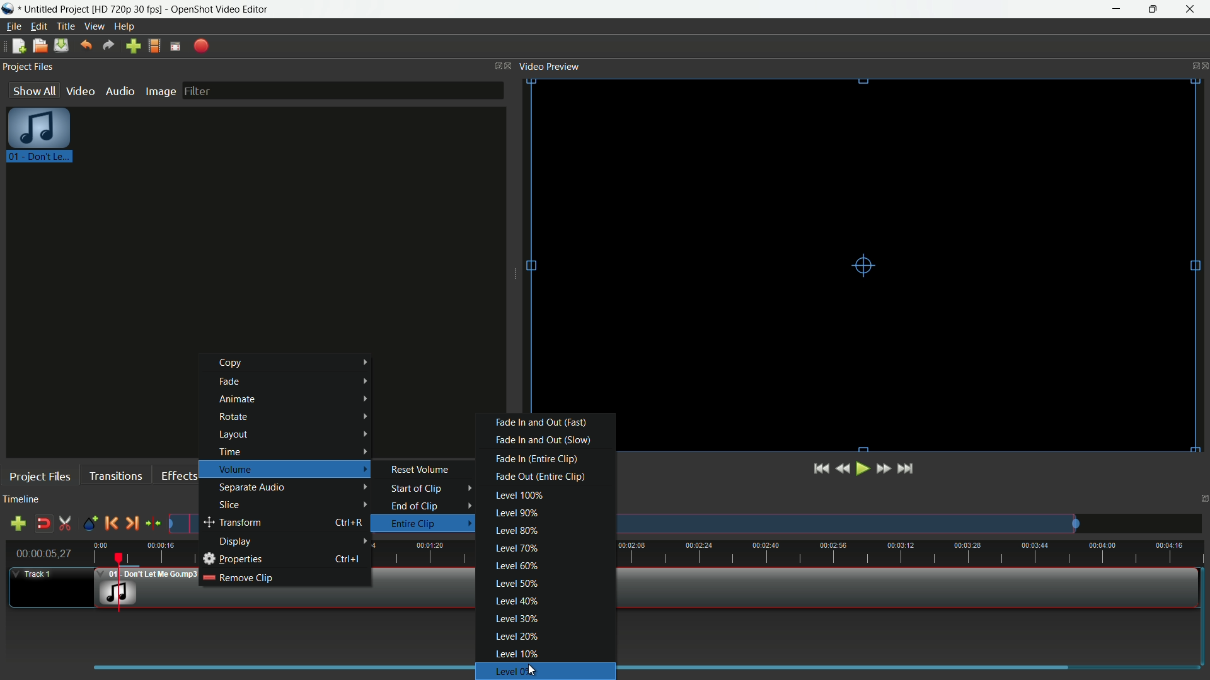 Image resolution: width=1210 pixels, height=680 pixels. Describe the element at coordinates (516, 654) in the screenshot. I see `level 10%` at that location.